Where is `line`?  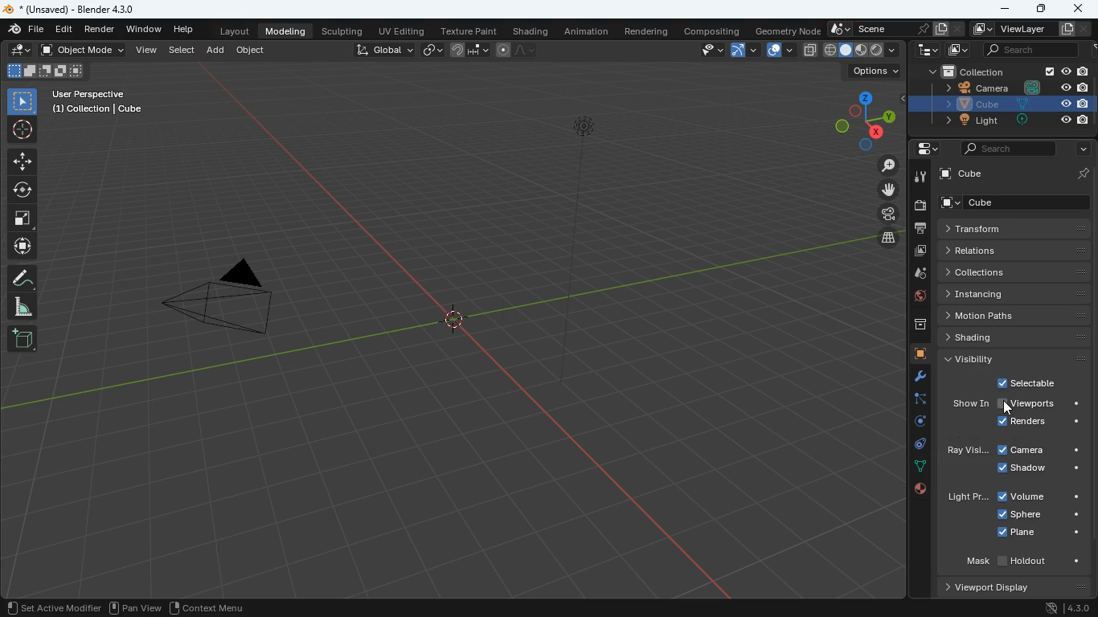
line is located at coordinates (516, 49).